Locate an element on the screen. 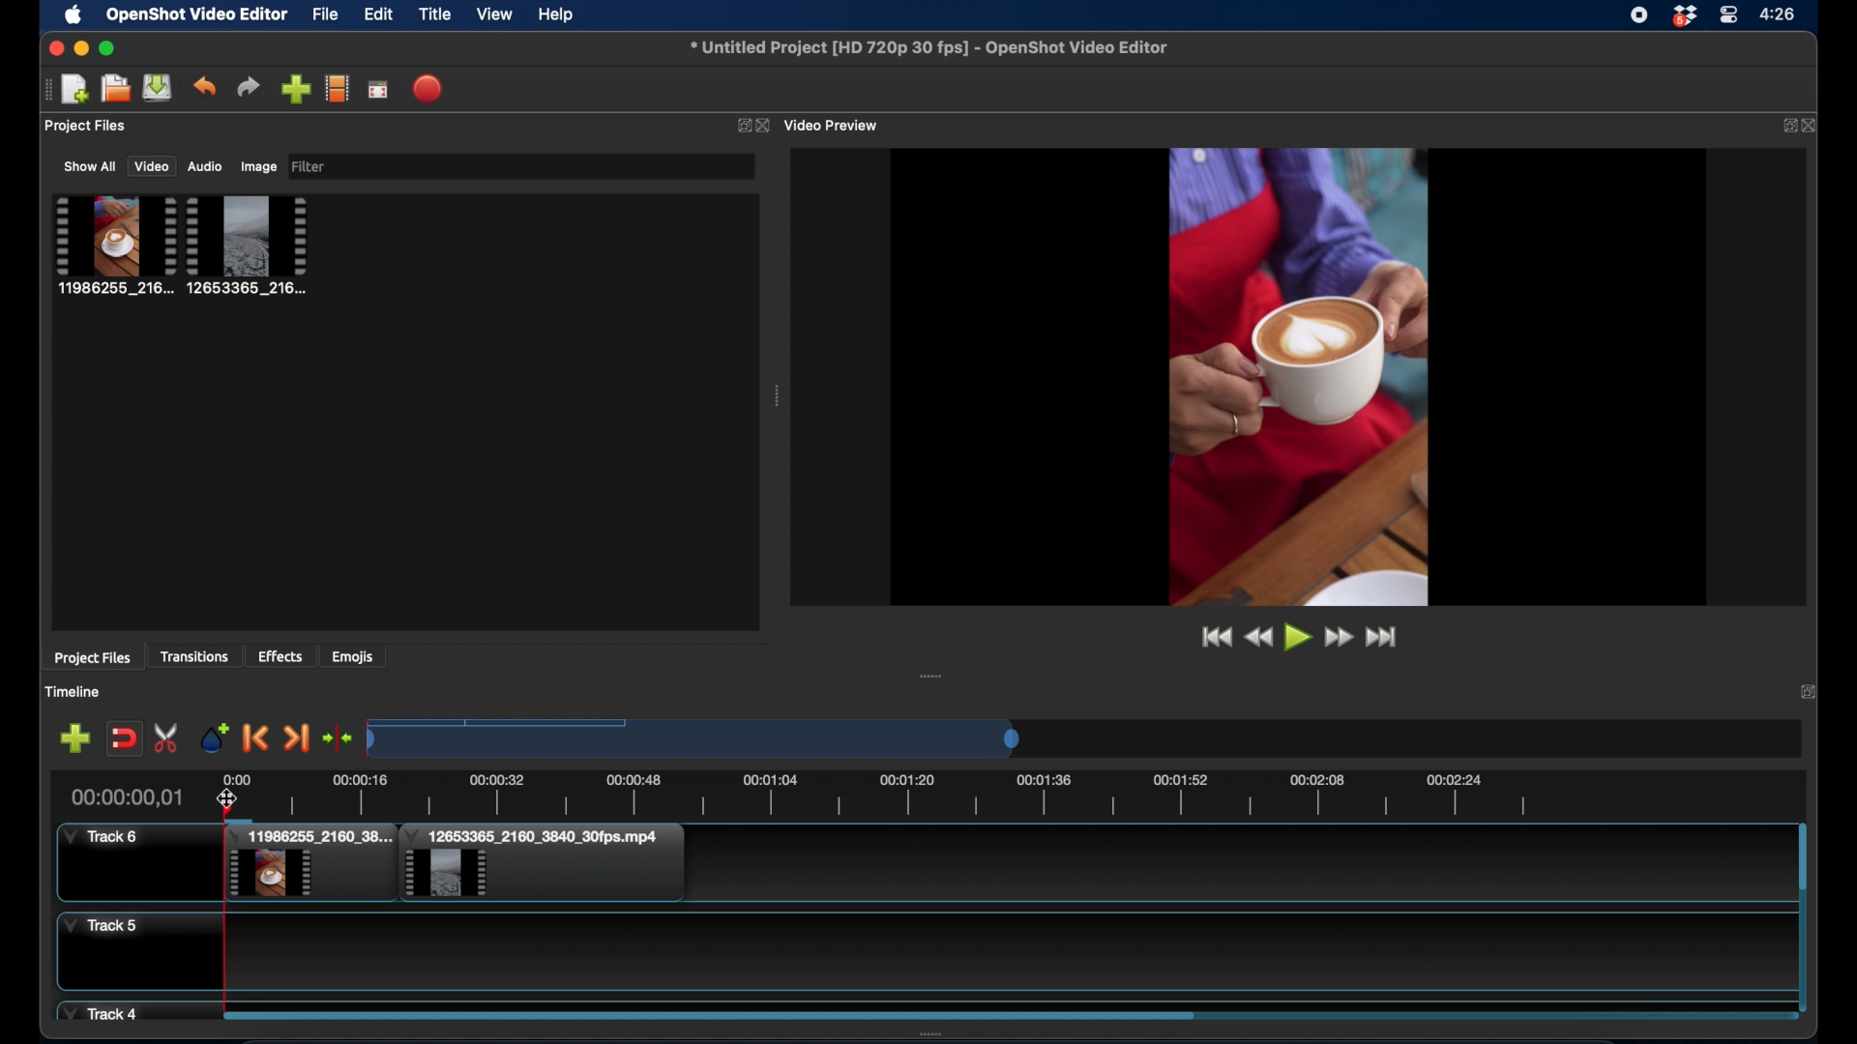  close is located at coordinates (52, 47).